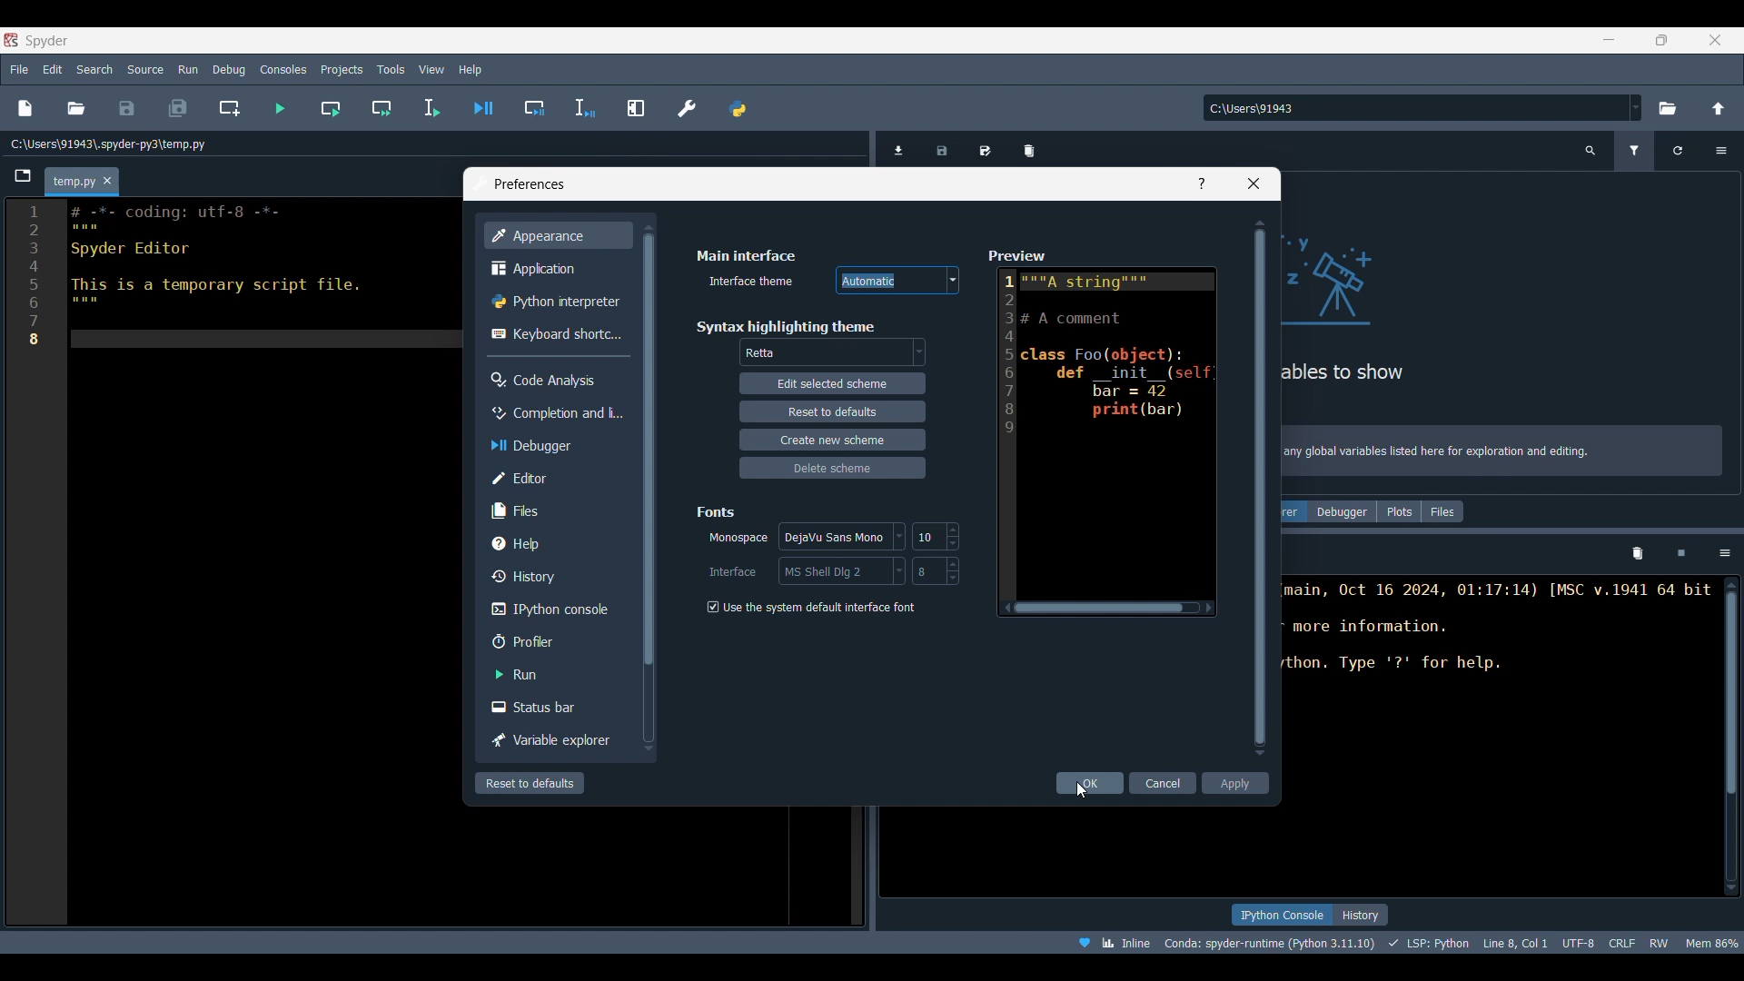 Image resolution: width=1744 pixels, height=981 pixels. What do you see at coordinates (484, 108) in the screenshot?
I see `Debug file` at bounding box center [484, 108].